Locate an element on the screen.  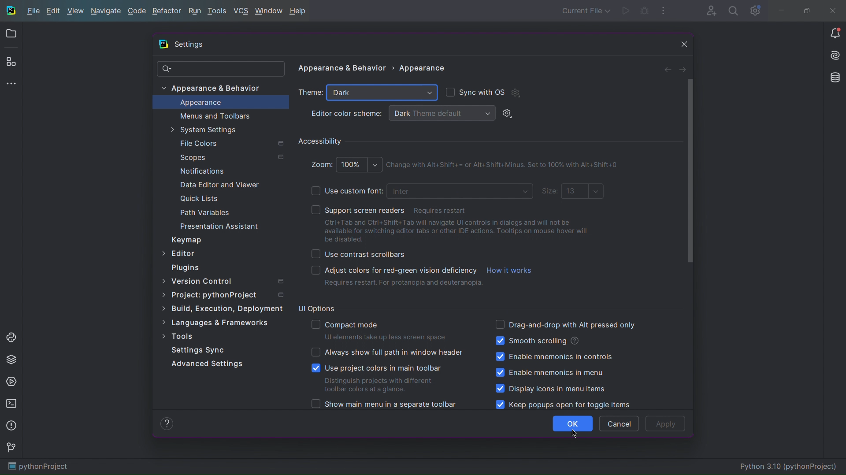
Python 3.10 (pythonProject) is located at coordinates (790, 465).